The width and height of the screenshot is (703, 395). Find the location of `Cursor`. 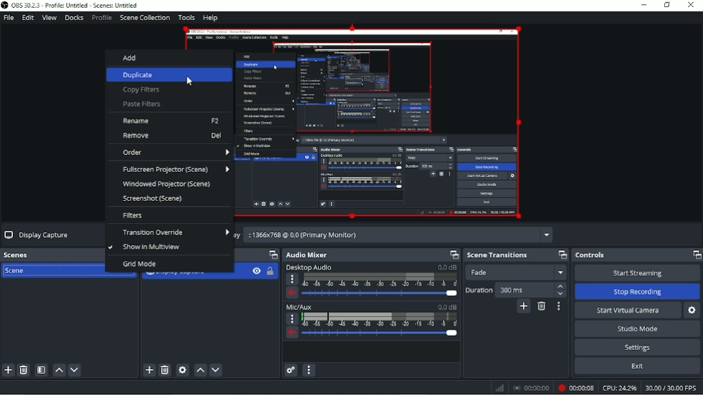

Cursor is located at coordinates (192, 81).